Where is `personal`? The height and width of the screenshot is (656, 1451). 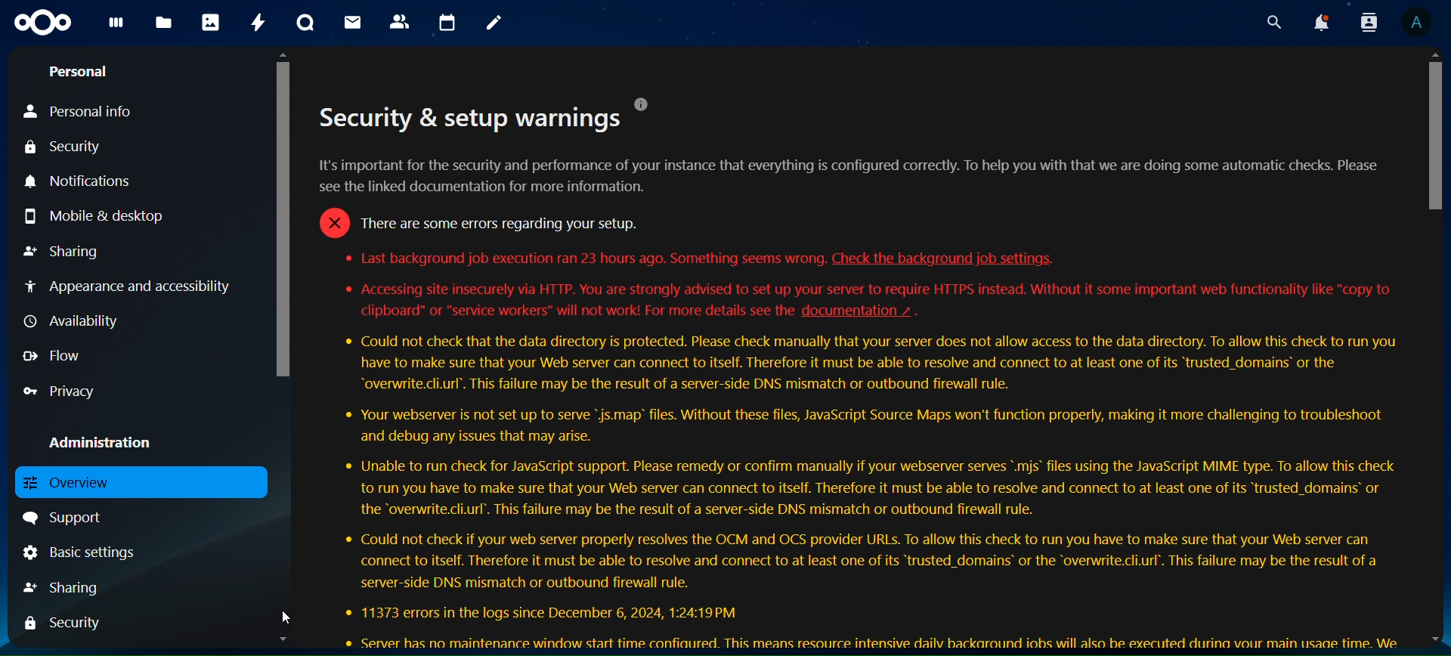
personal is located at coordinates (77, 71).